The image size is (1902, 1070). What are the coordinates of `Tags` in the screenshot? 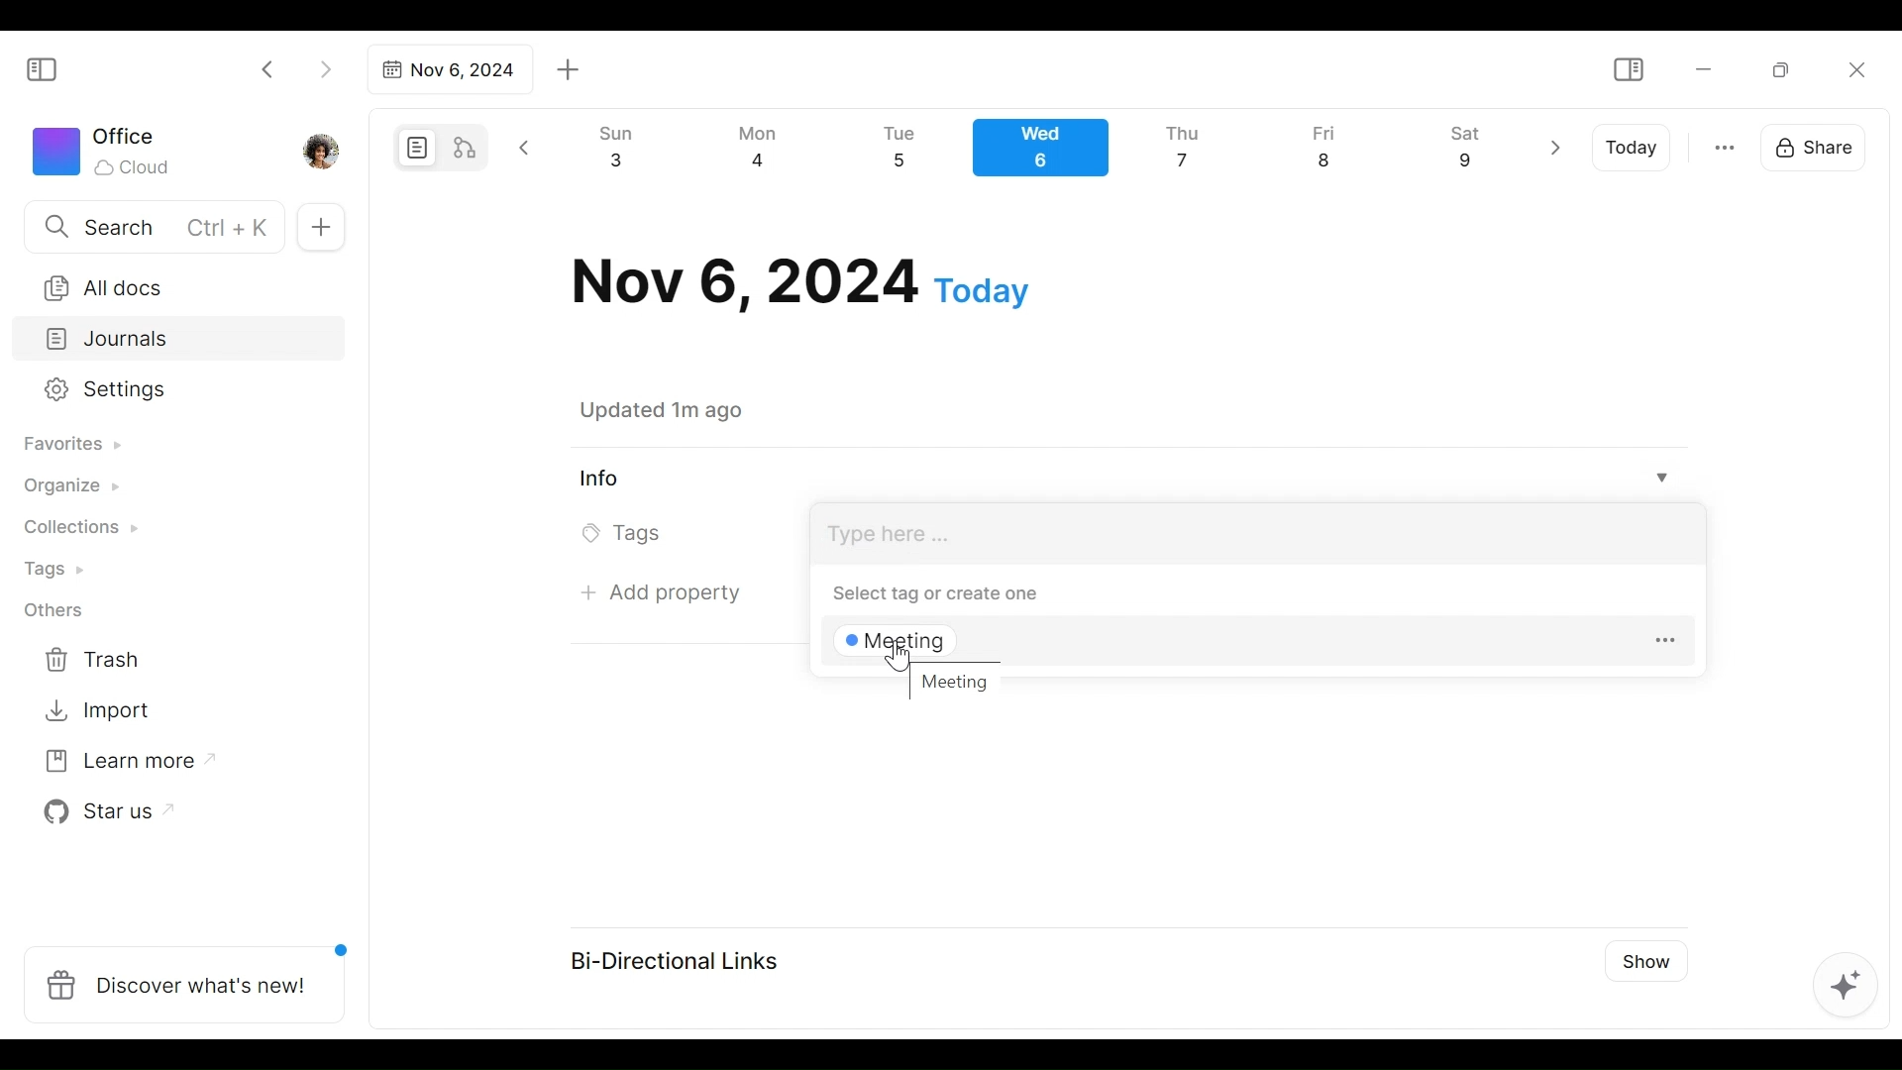 It's located at (627, 534).